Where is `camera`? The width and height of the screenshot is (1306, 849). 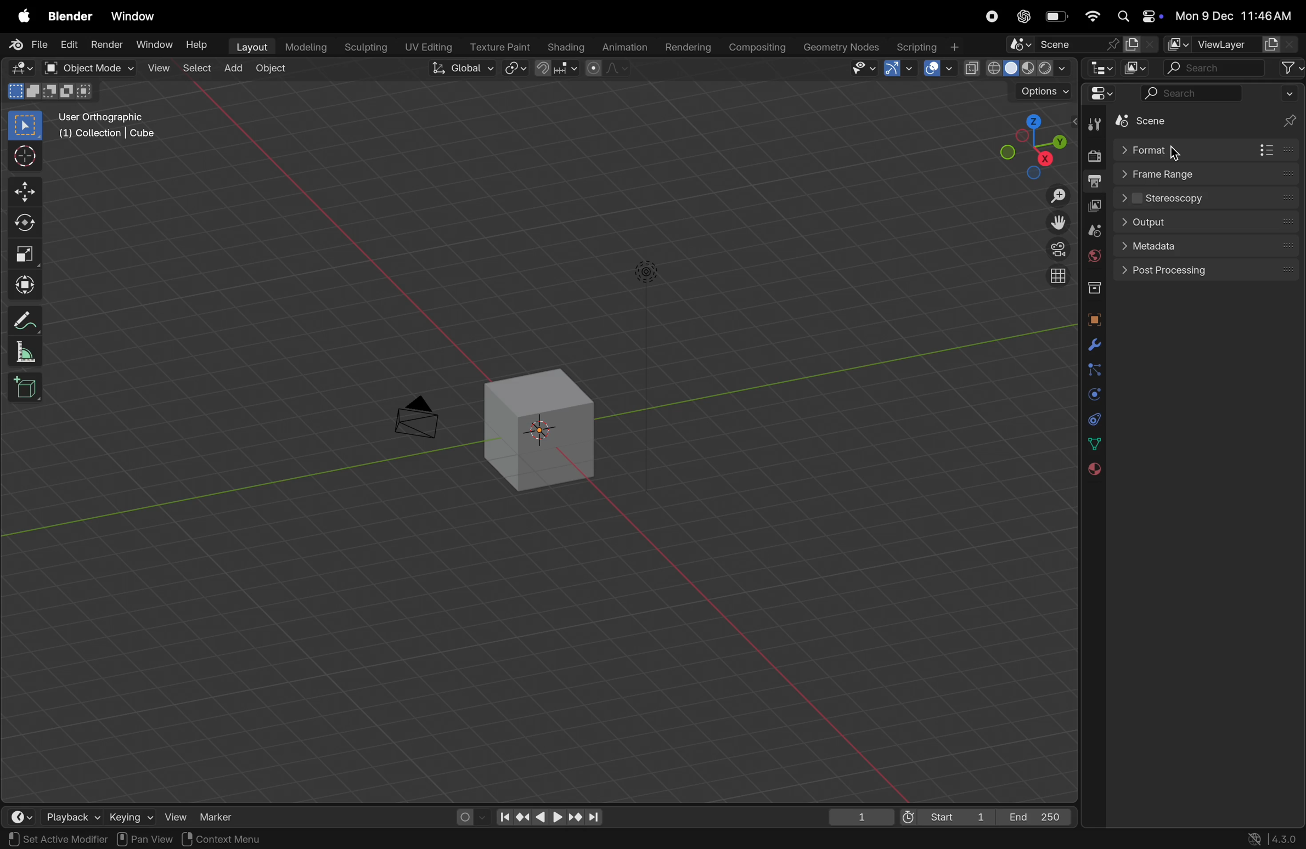 camera is located at coordinates (423, 413).